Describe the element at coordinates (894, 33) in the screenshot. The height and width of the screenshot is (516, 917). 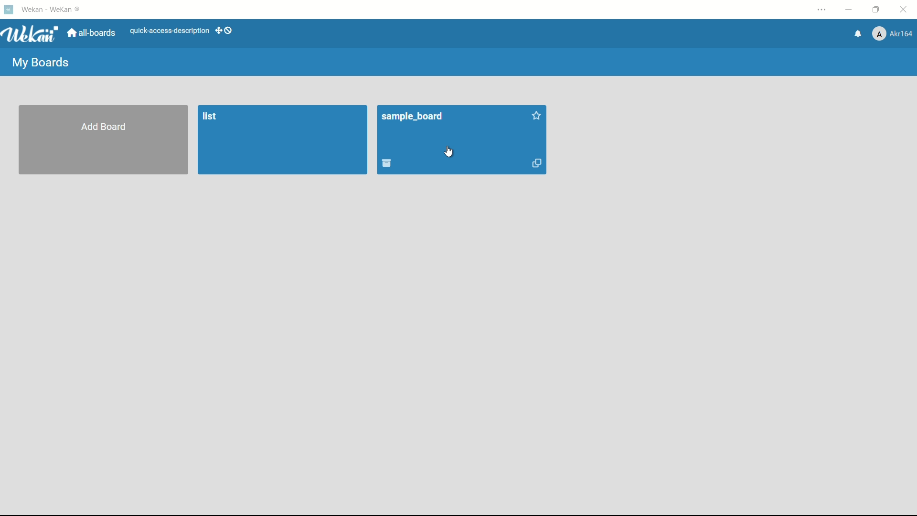
I see `akr164` at that location.